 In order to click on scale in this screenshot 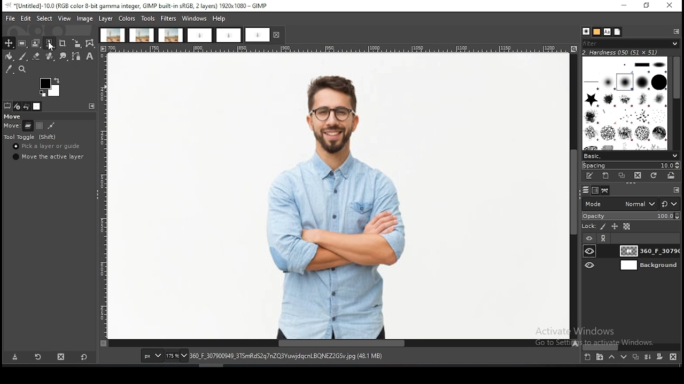, I will do `click(104, 196)`.